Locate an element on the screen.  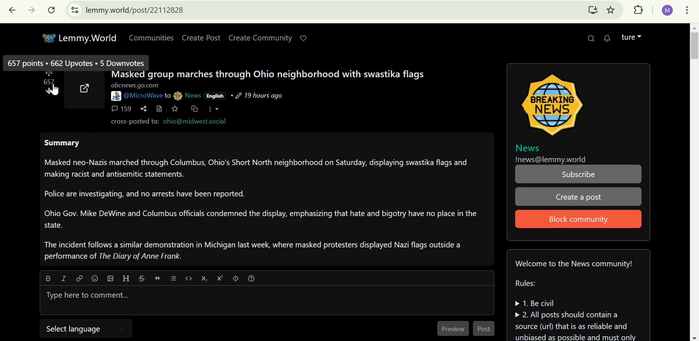
quote is located at coordinates (158, 278).